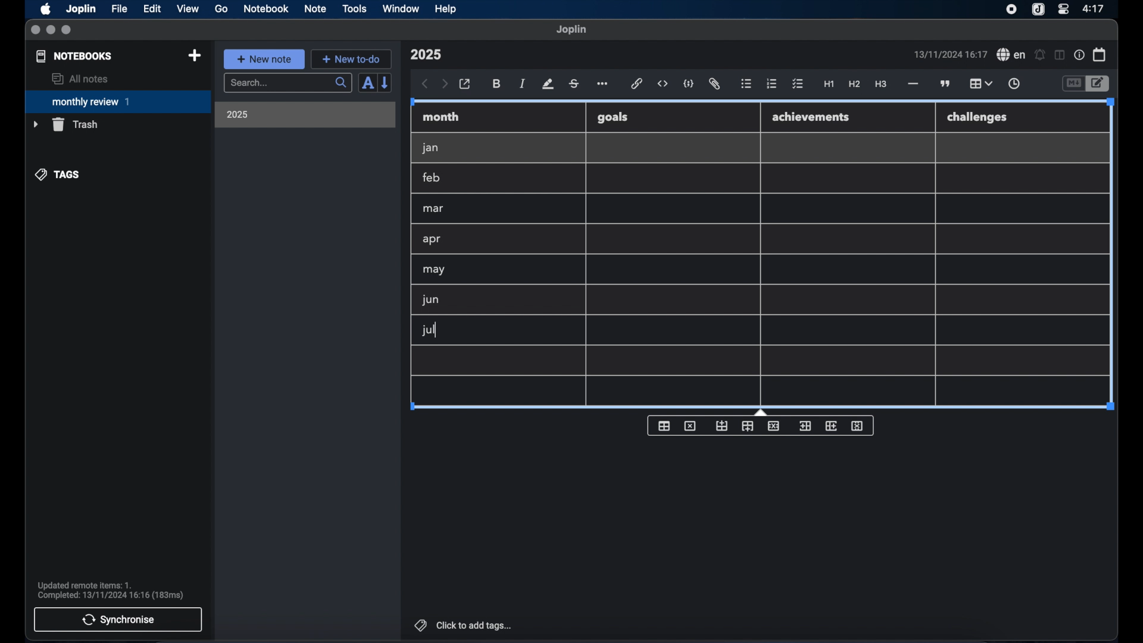  What do you see at coordinates (855, 85) in the screenshot?
I see `heading 2` at bounding box center [855, 85].